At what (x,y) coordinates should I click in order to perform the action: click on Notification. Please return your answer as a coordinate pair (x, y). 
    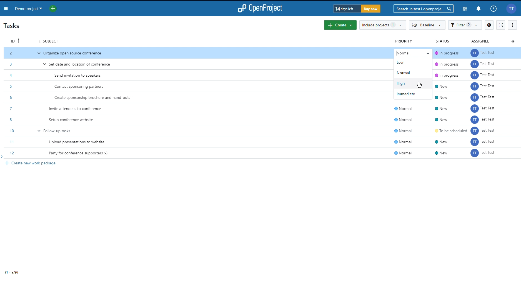
    Looking at the image, I should click on (479, 9).